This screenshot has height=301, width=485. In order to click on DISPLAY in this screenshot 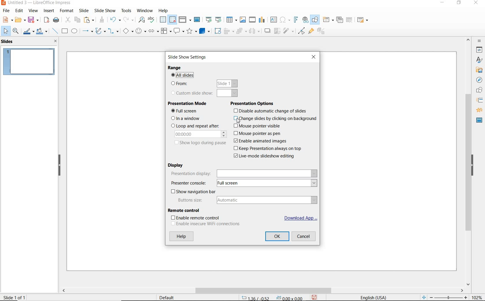, I will do `click(177, 165)`.